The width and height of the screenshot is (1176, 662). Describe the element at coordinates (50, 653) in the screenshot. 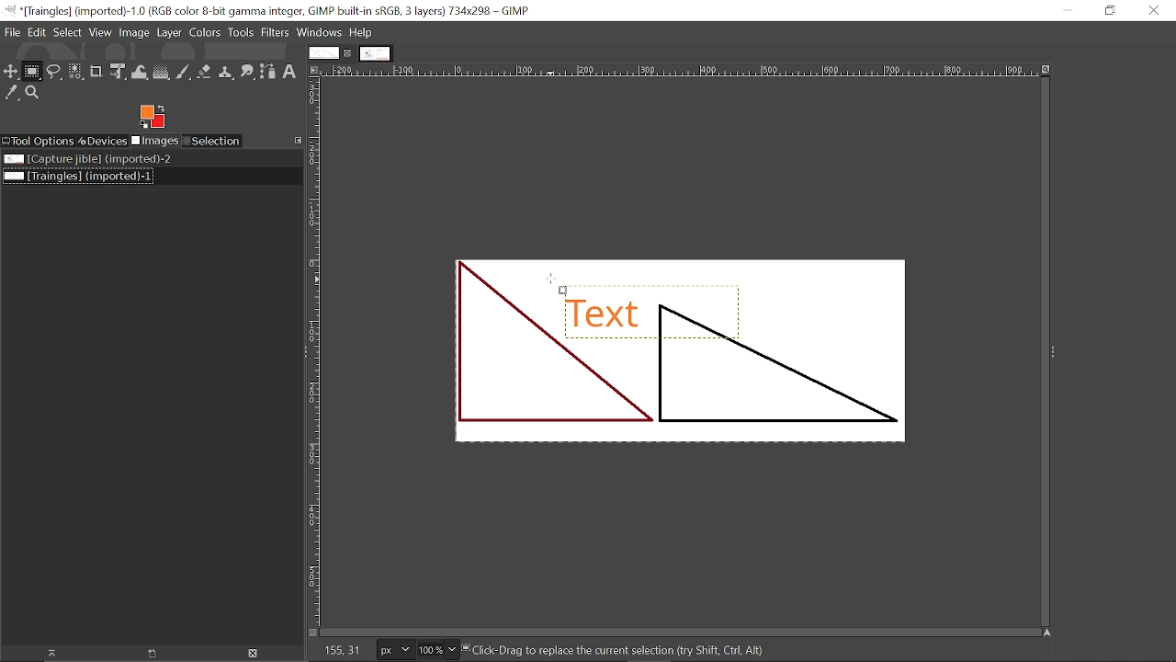

I see `Raise this image display` at that location.